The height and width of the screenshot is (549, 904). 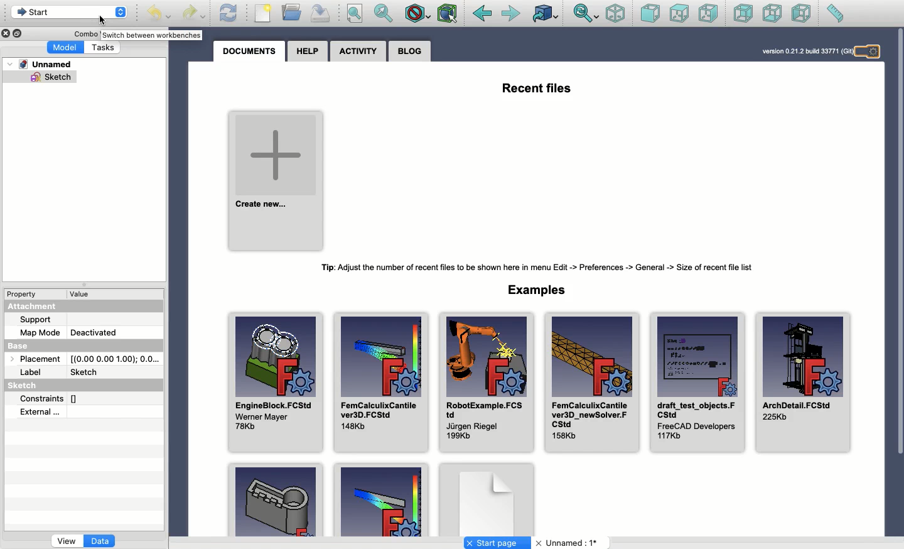 What do you see at coordinates (18, 33) in the screenshot?
I see `Duplicate` at bounding box center [18, 33].